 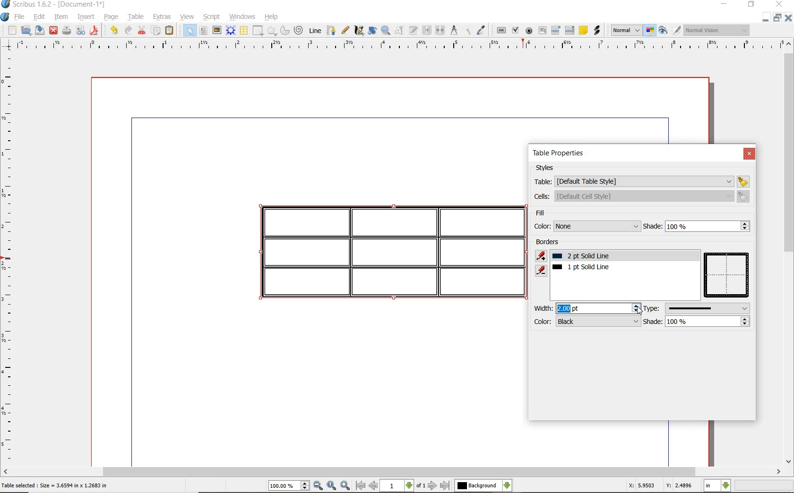 What do you see at coordinates (440, 30) in the screenshot?
I see `unlink text frames` at bounding box center [440, 30].